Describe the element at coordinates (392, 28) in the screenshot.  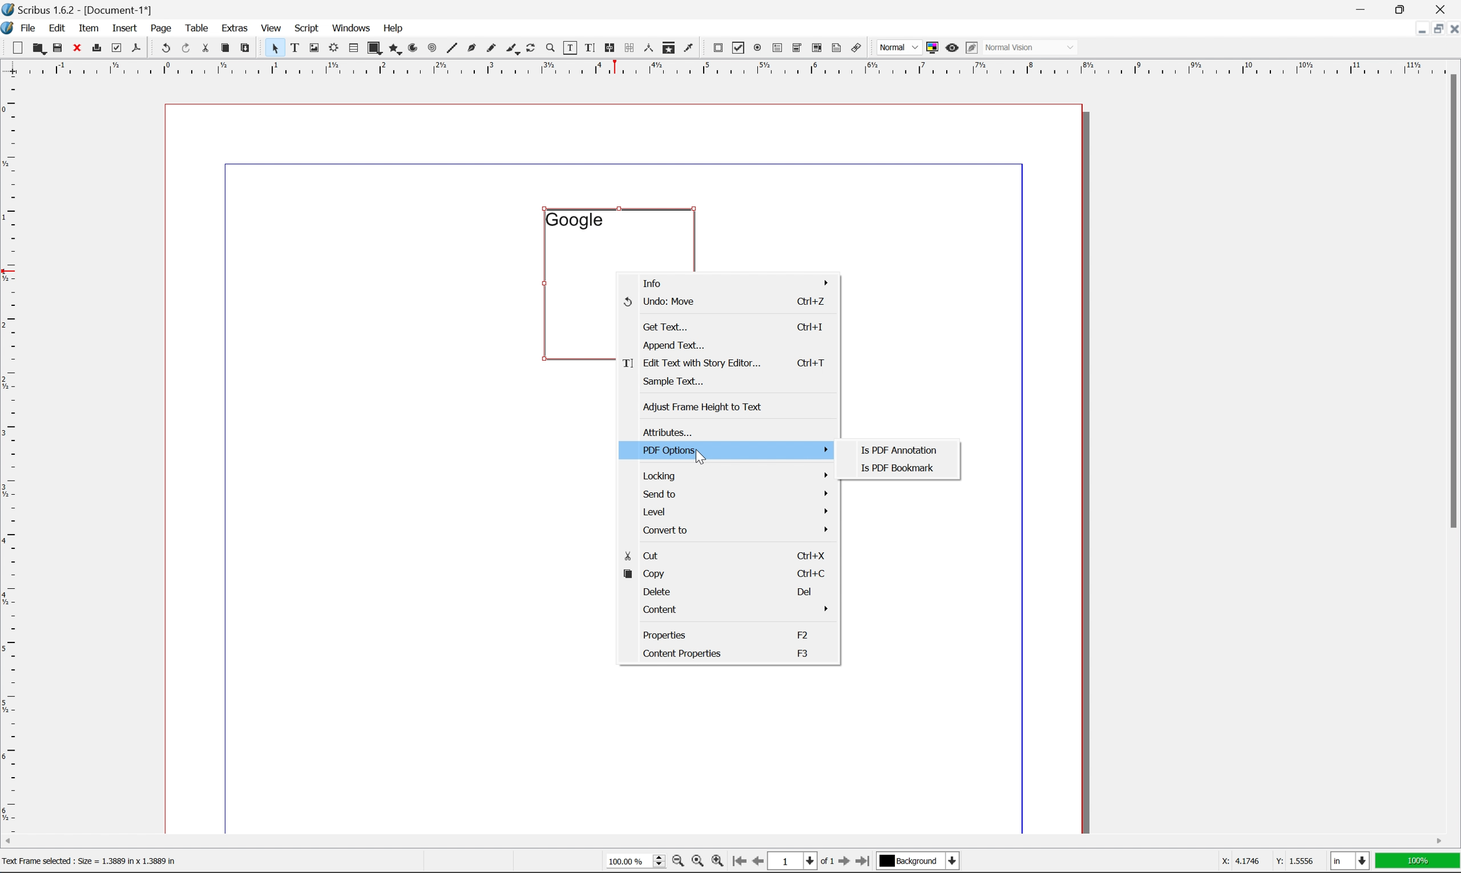
I see `help` at that location.